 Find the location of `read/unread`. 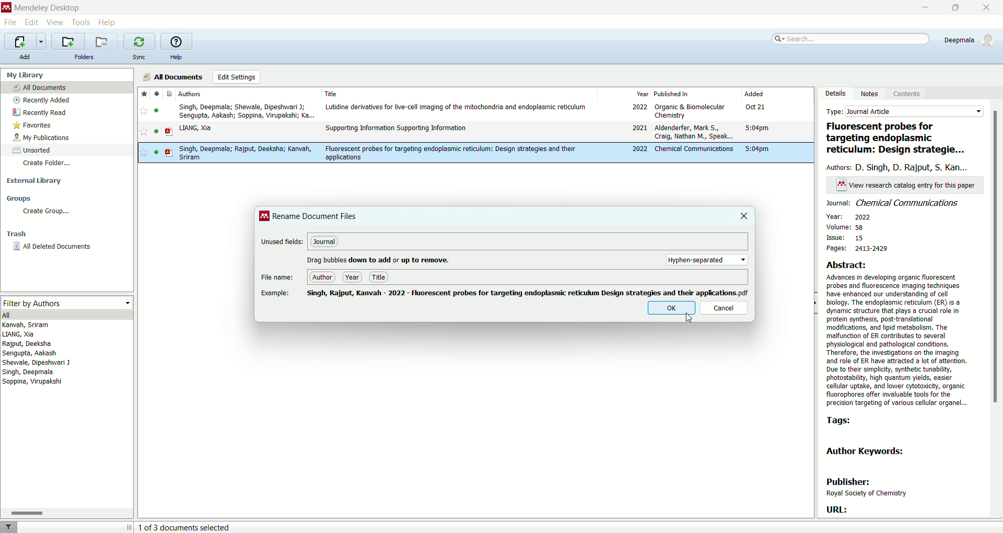

read/unread is located at coordinates (154, 153).